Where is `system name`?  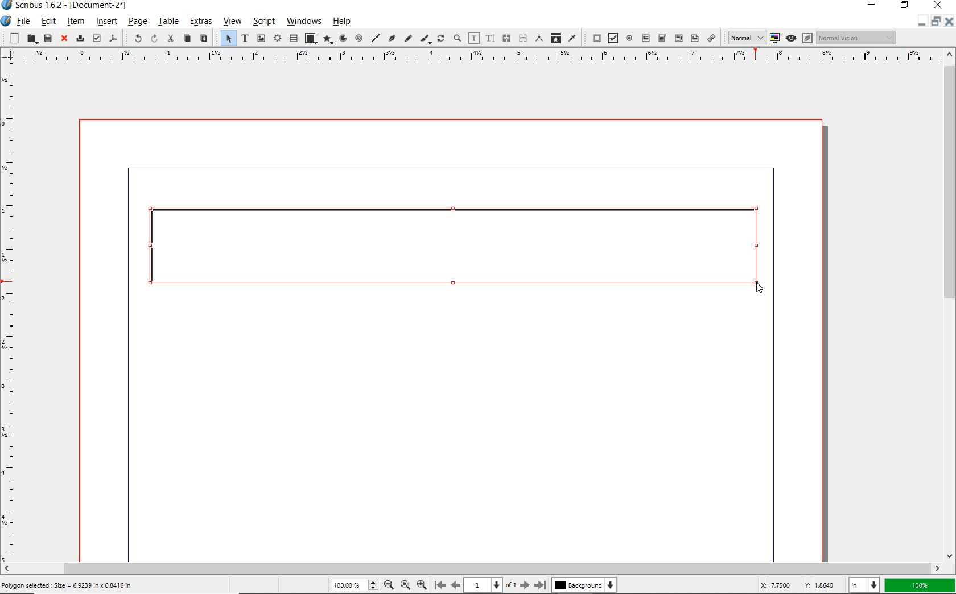
system name is located at coordinates (65, 5).